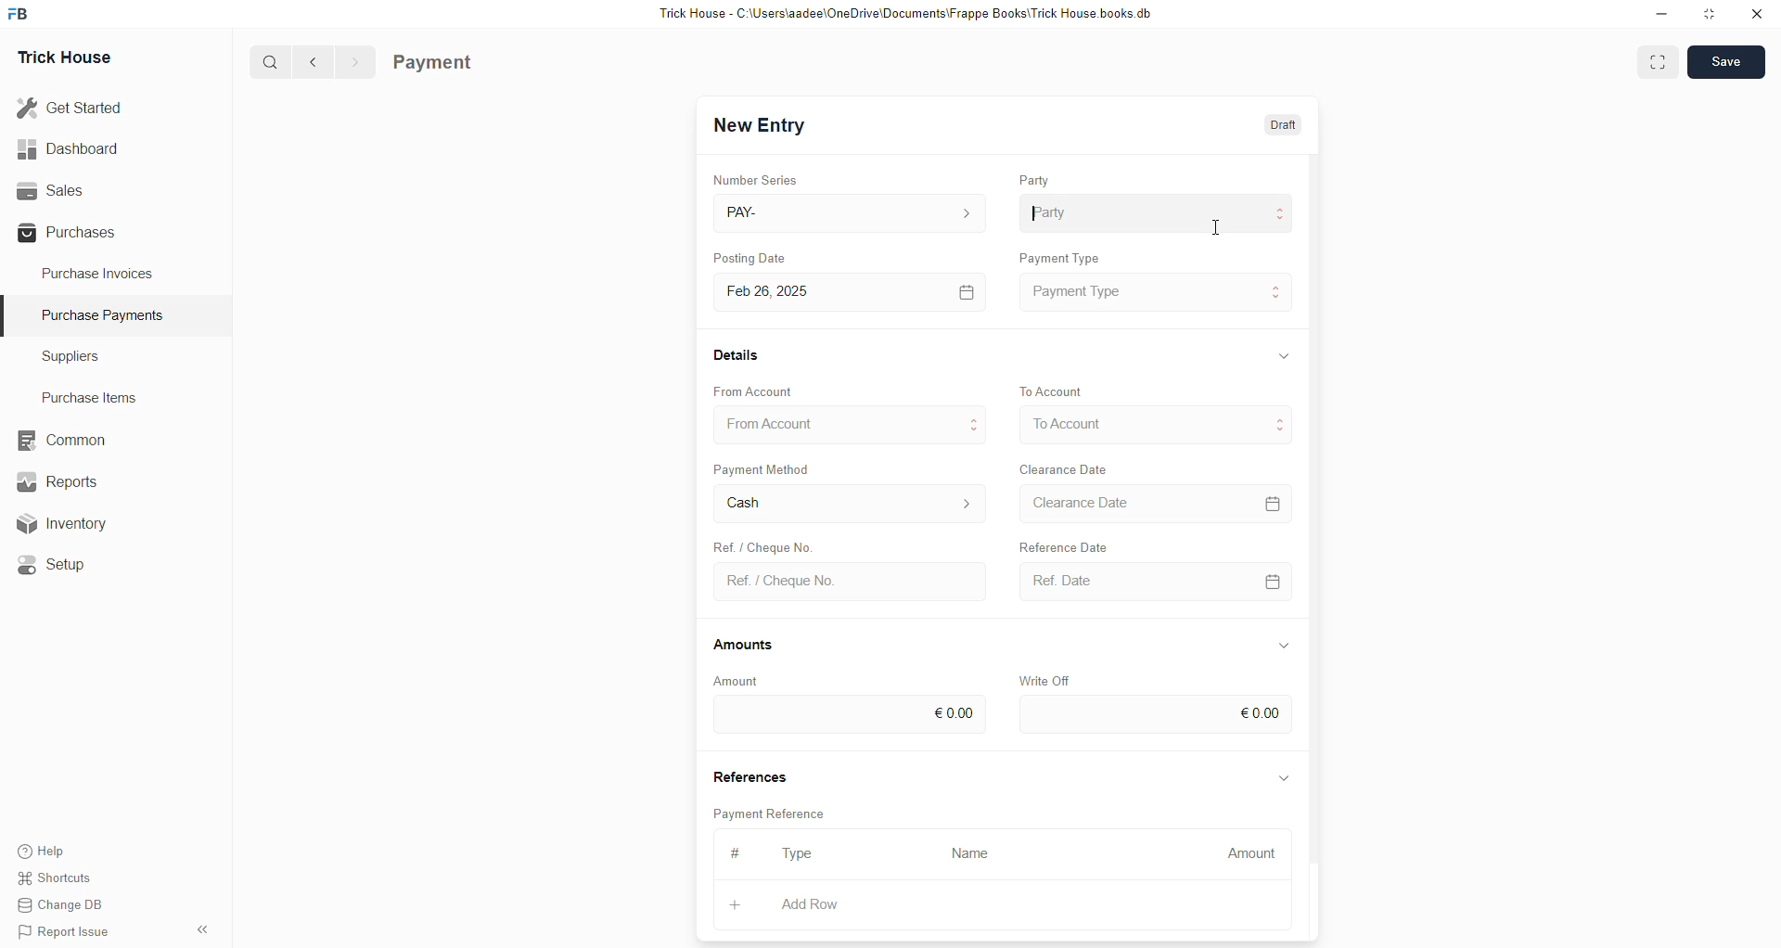 The height and width of the screenshot is (948, 1781). What do you see at coordinates (436, 61) in the screenshot?
I see `Payment` at bounding box center [436, 61].